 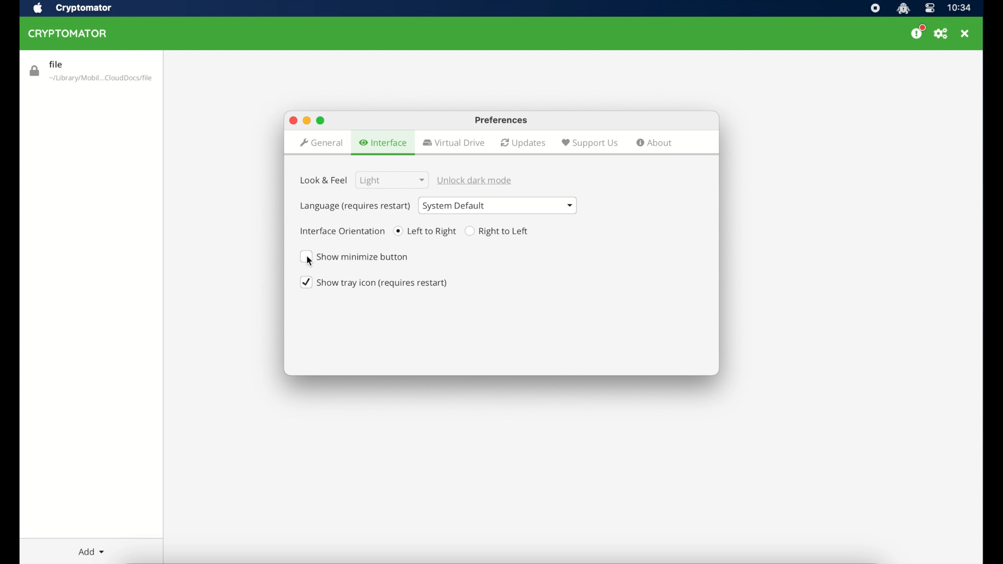 I want to click on interface, so click(x=384, y=143).